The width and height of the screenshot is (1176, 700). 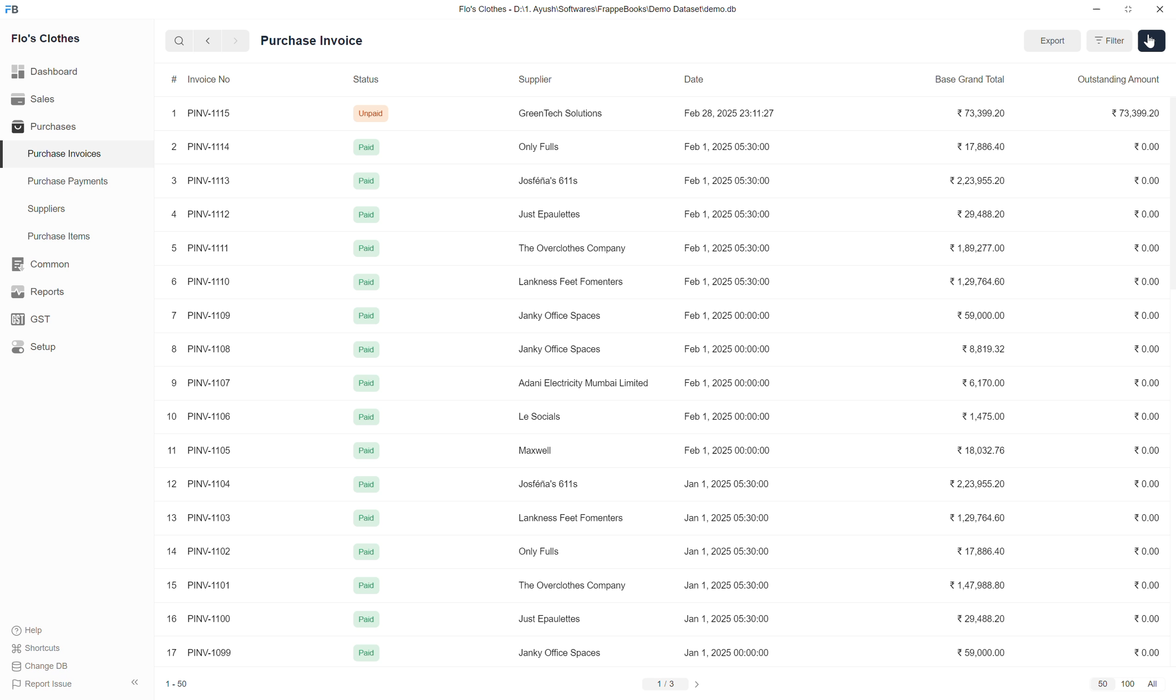 What do you see at coordinates (46, 69) in the screenshot?
I see `Dashboard` at bounding box center [46, 69].